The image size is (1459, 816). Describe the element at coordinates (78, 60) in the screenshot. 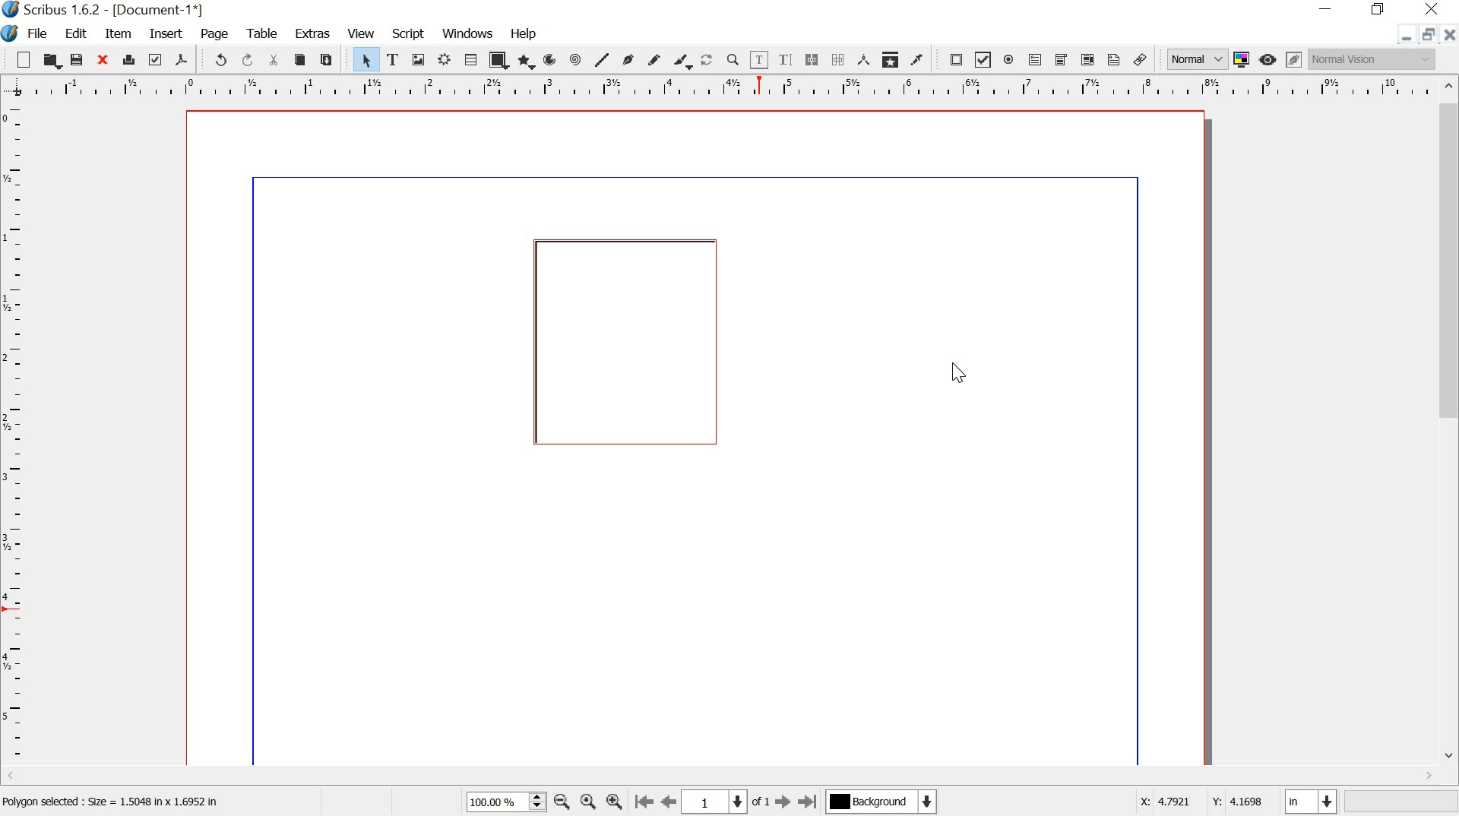

I see `save` at that location.